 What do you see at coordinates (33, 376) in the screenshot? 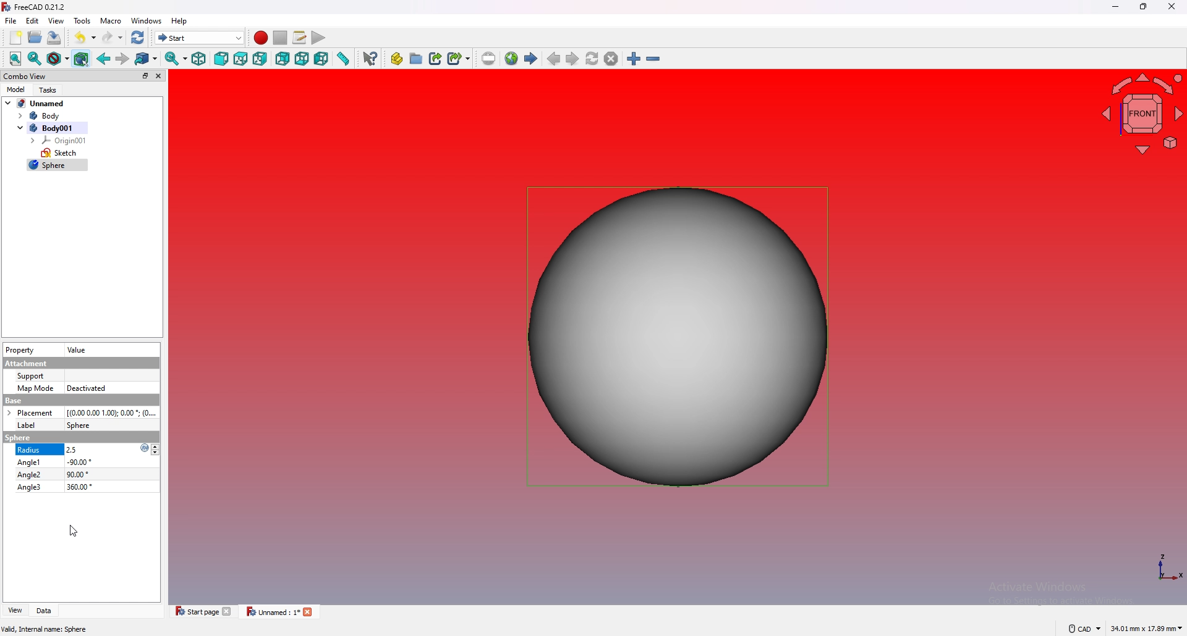
I see `support` at bounding box center [33, 376].